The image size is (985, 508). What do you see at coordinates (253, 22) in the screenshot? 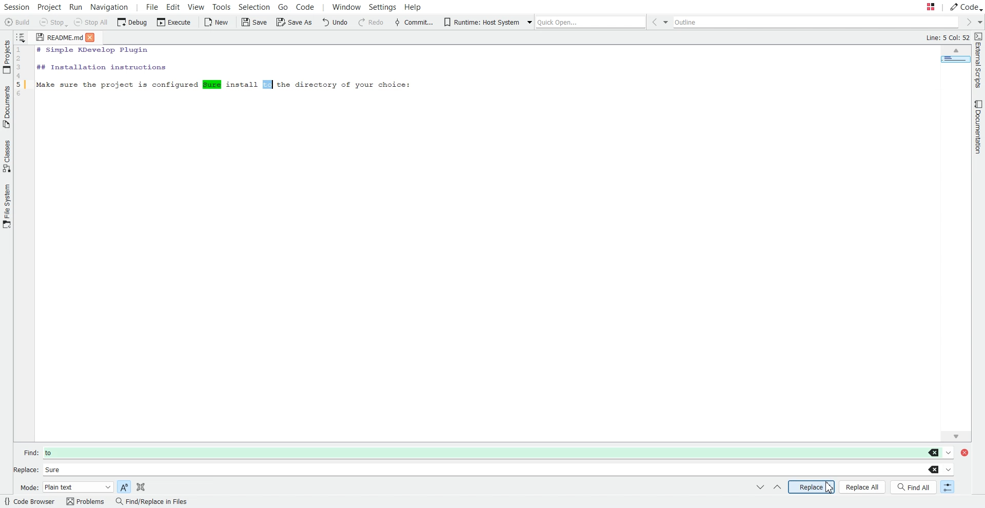
I see `Save` at bounding box center [253, 22].